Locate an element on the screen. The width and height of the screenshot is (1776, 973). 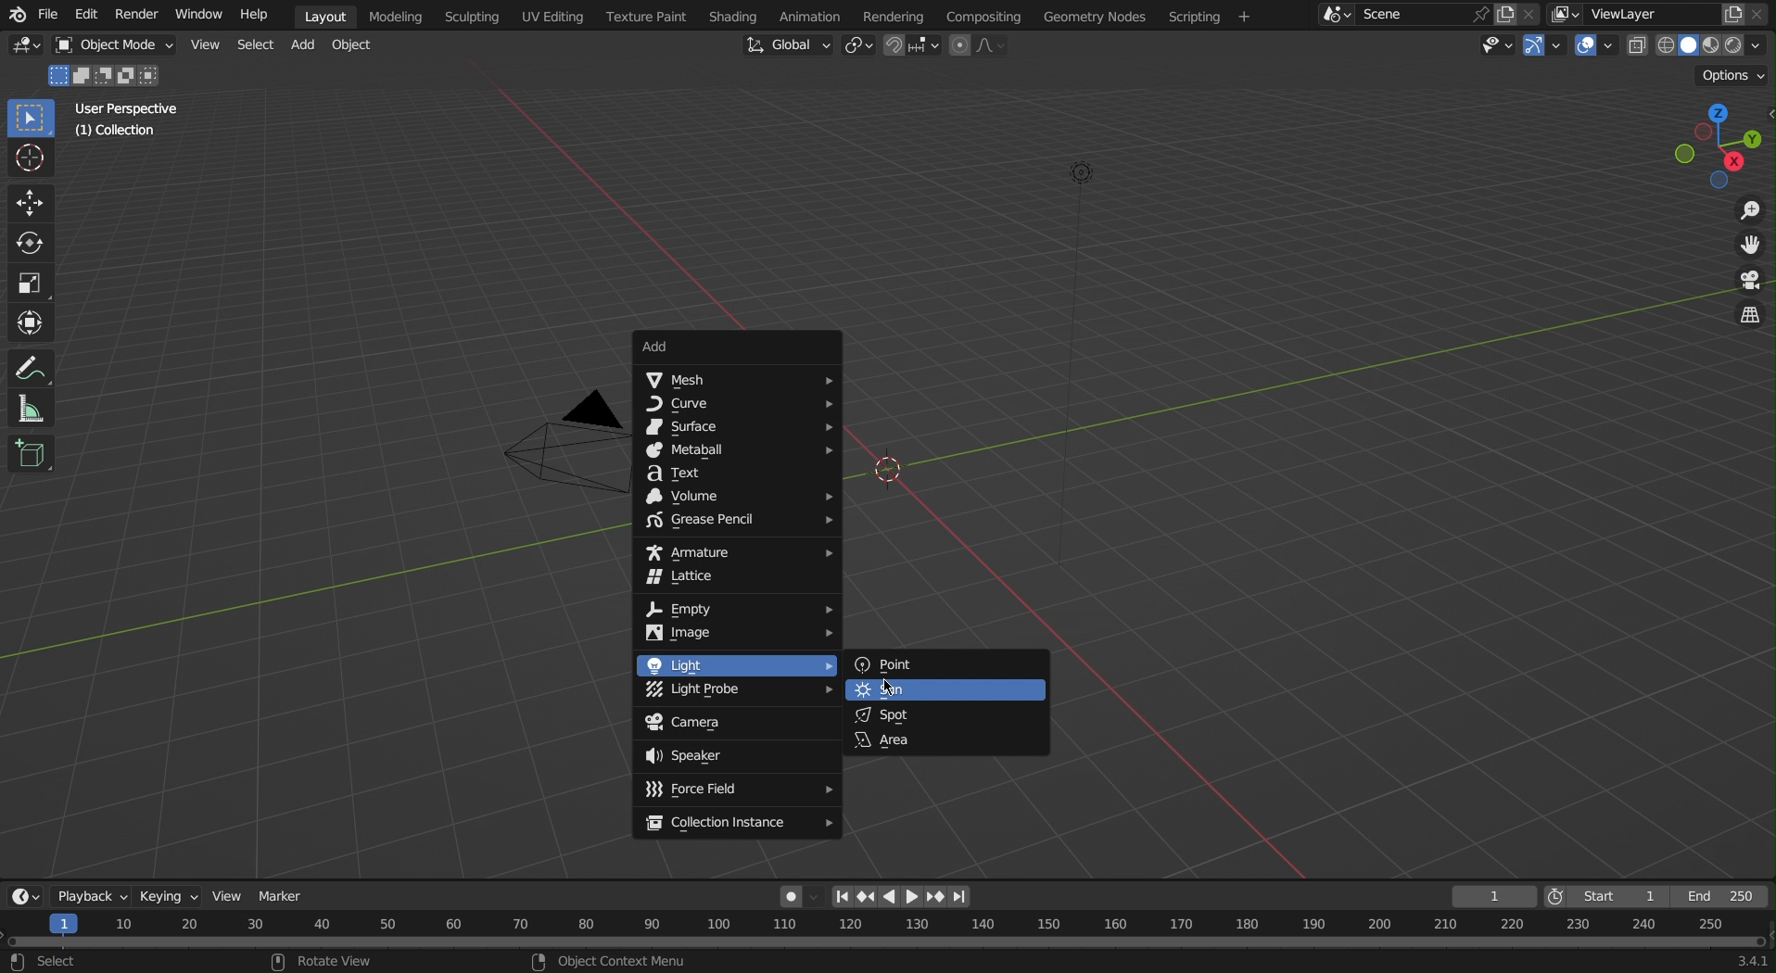
Scripting is located at coordinates (1210, 16).